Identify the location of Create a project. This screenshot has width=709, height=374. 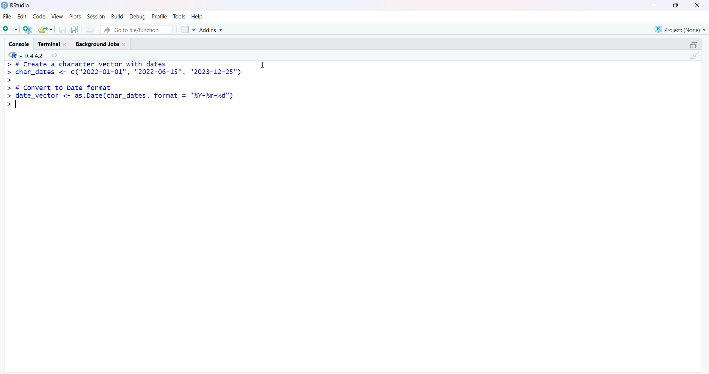
(29, 29).